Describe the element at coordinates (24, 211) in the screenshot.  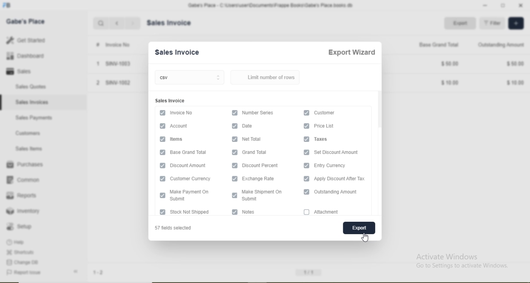
I see `Inventory` at that location.